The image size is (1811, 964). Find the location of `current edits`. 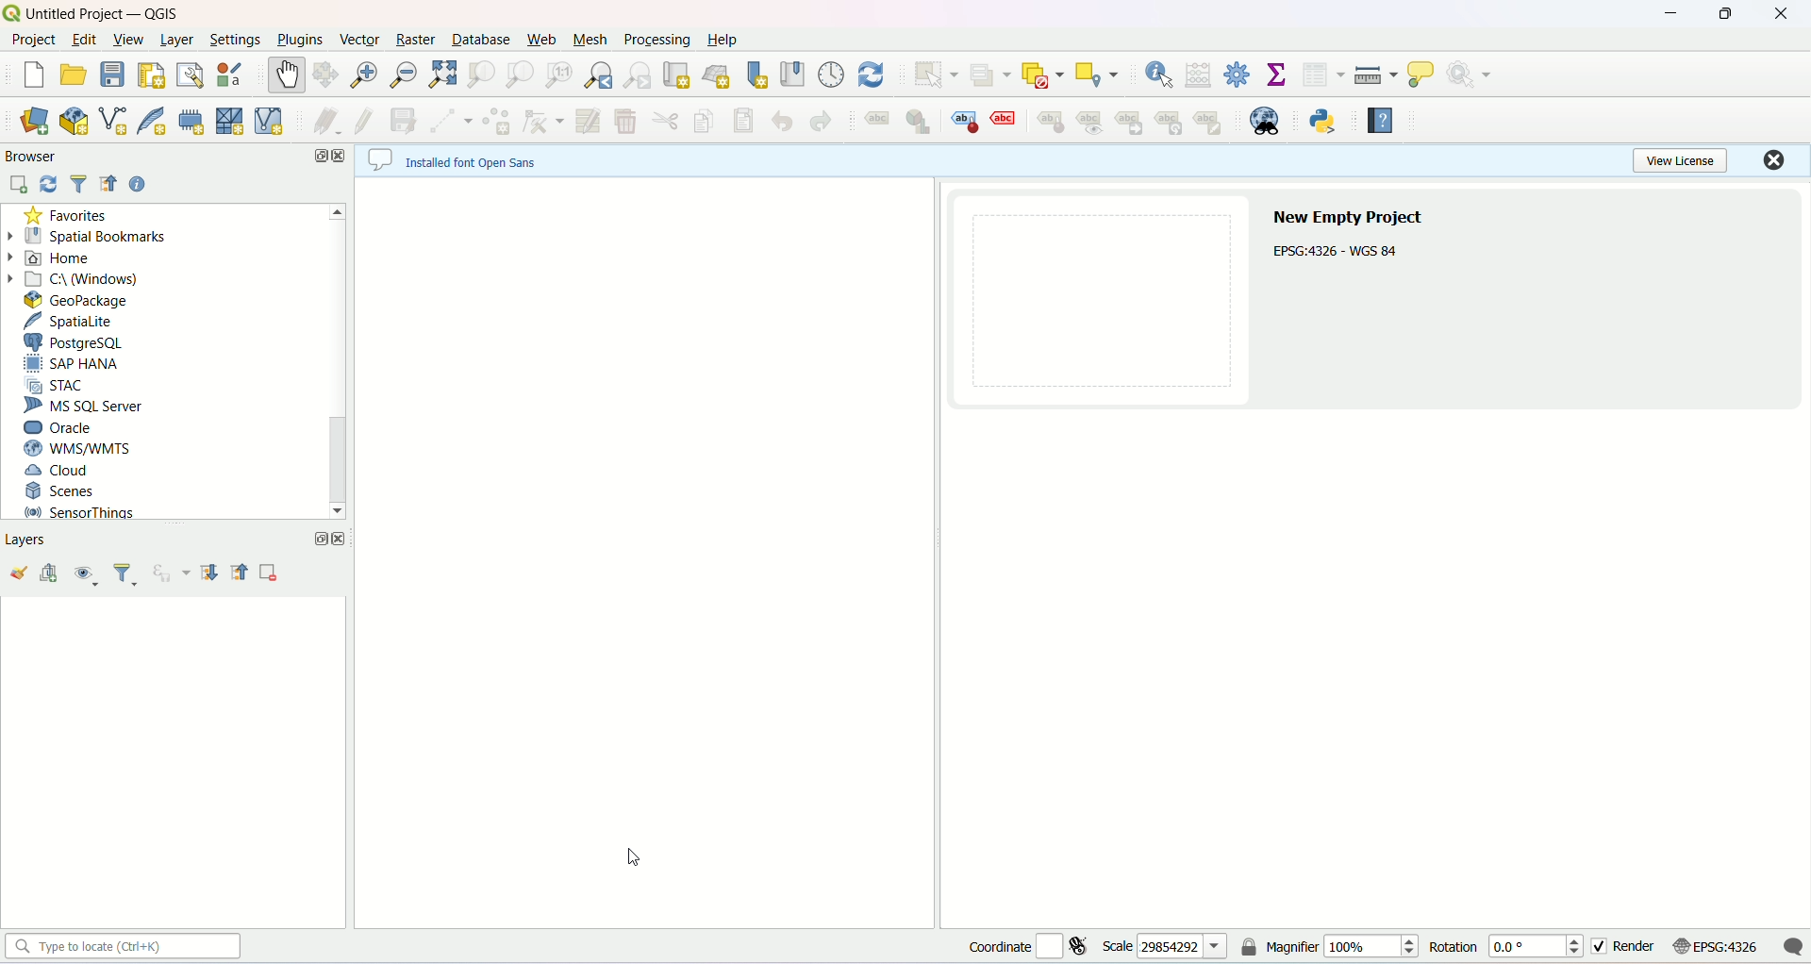

current edits is located at coordinates (326, 120).